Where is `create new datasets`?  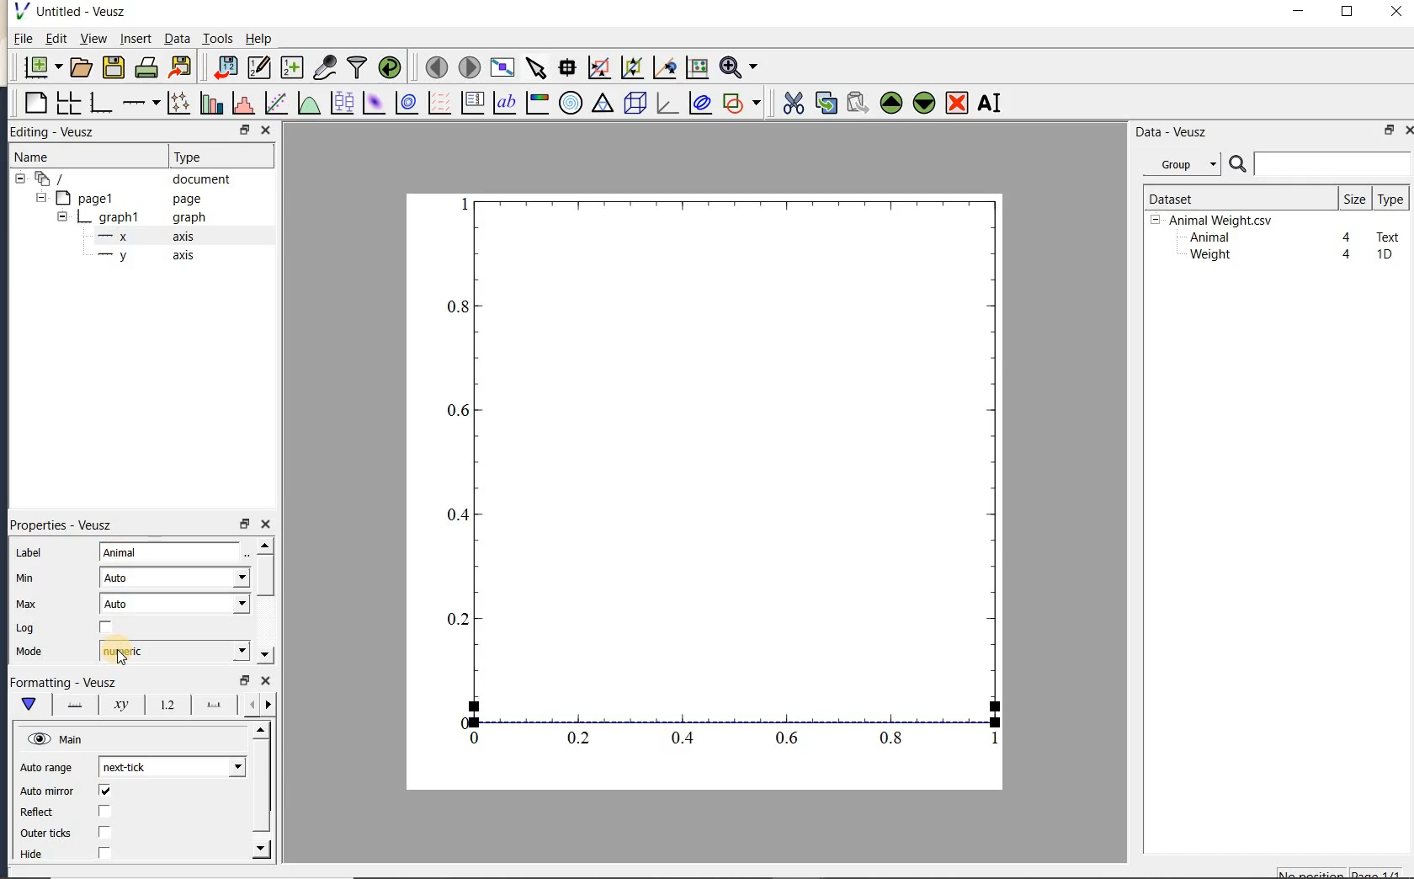 create new datasets is located at coordinates (292, 66).